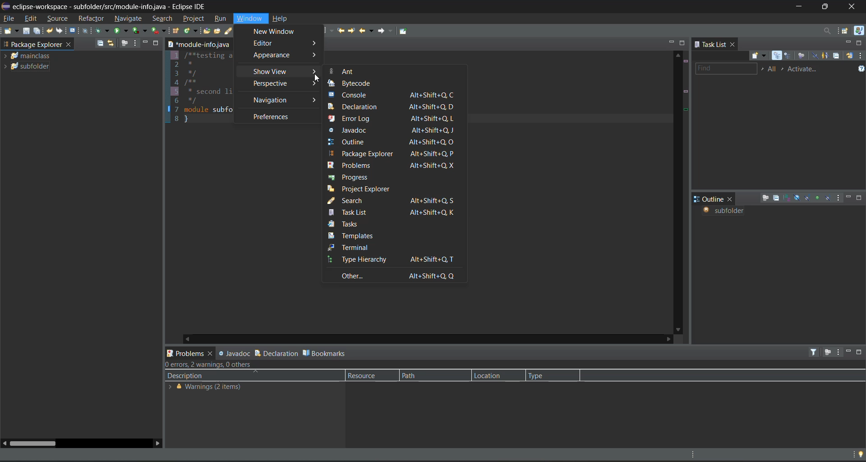  Describe the element at coordinates (828, 352) in the screenshot. I see `focus on active task` at that location.